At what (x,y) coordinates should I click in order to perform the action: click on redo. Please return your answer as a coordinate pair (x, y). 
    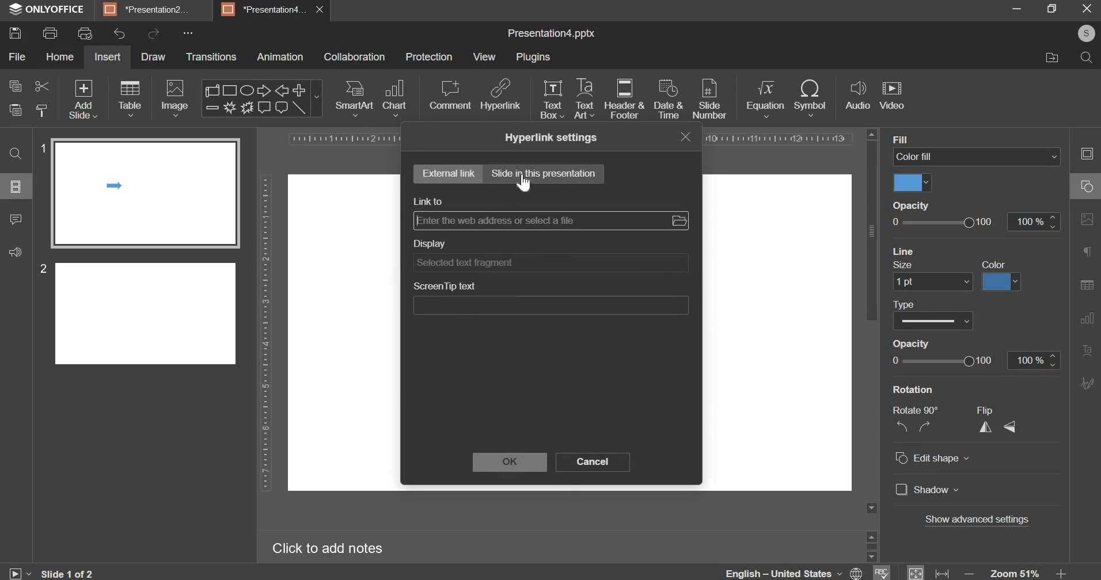
    Looking at the image, I should click on (154, 33).